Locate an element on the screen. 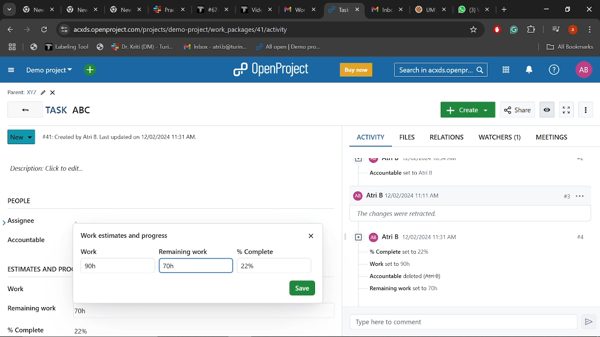 The height and width of the screenshot is (337, 600). Activate zen mode is located at coordinates (566, 110).